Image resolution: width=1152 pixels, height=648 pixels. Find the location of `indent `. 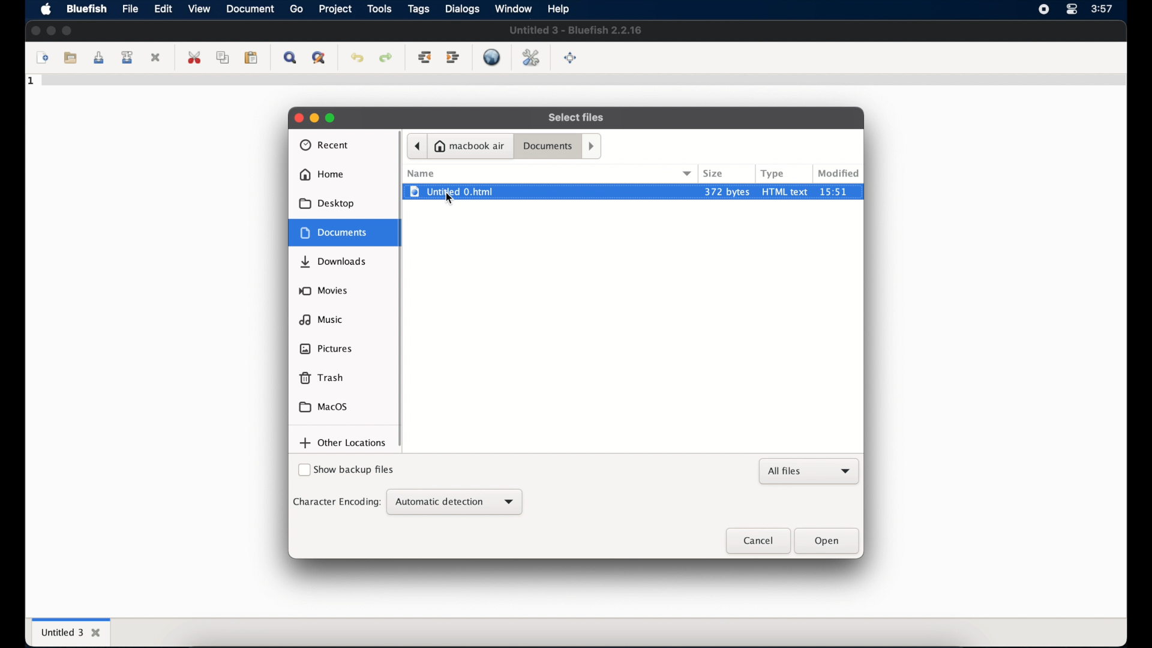

indent  is located at coordinates (453, 58).